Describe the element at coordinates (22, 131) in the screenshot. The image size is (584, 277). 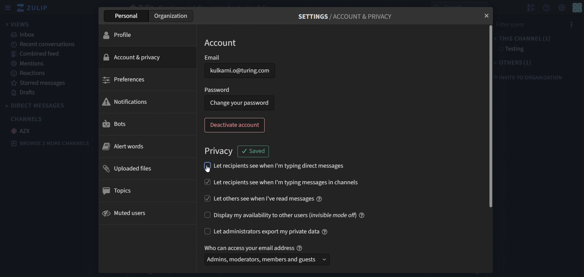
I see `AZX` at that location.